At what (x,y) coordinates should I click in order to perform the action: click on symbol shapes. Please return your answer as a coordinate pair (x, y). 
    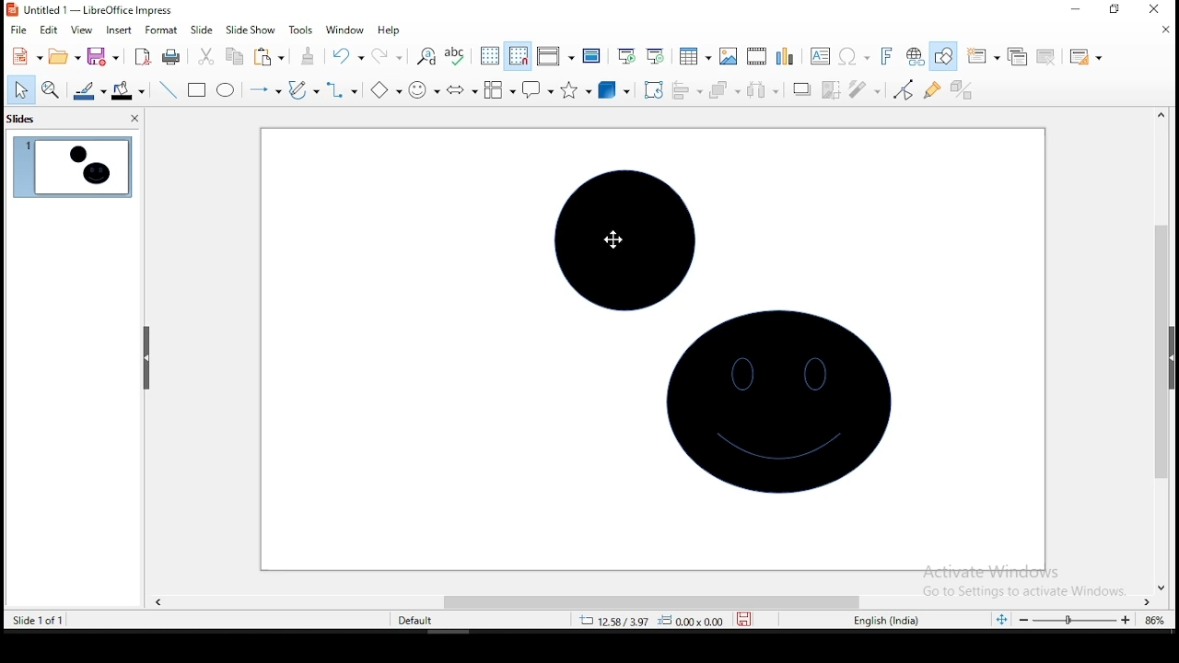
    Looking at the image, I should click on (422, 89).